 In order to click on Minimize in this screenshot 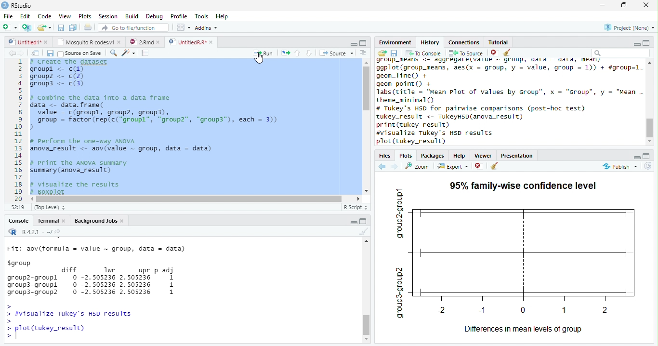, I will do `click(352, 43)`.